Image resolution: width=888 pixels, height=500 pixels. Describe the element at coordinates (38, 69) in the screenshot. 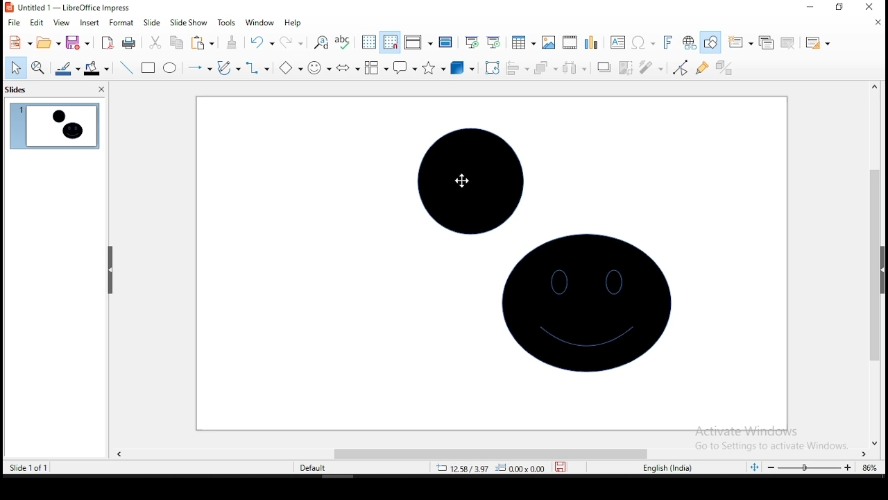

I see `zoom and pan` at that location.